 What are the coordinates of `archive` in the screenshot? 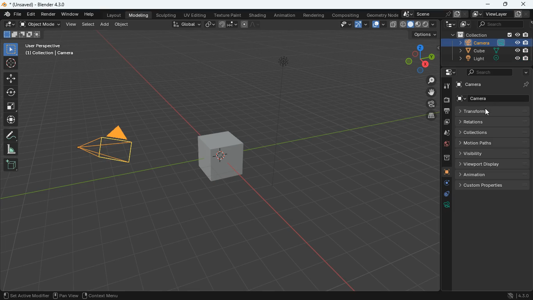 It's located at (442, 158).